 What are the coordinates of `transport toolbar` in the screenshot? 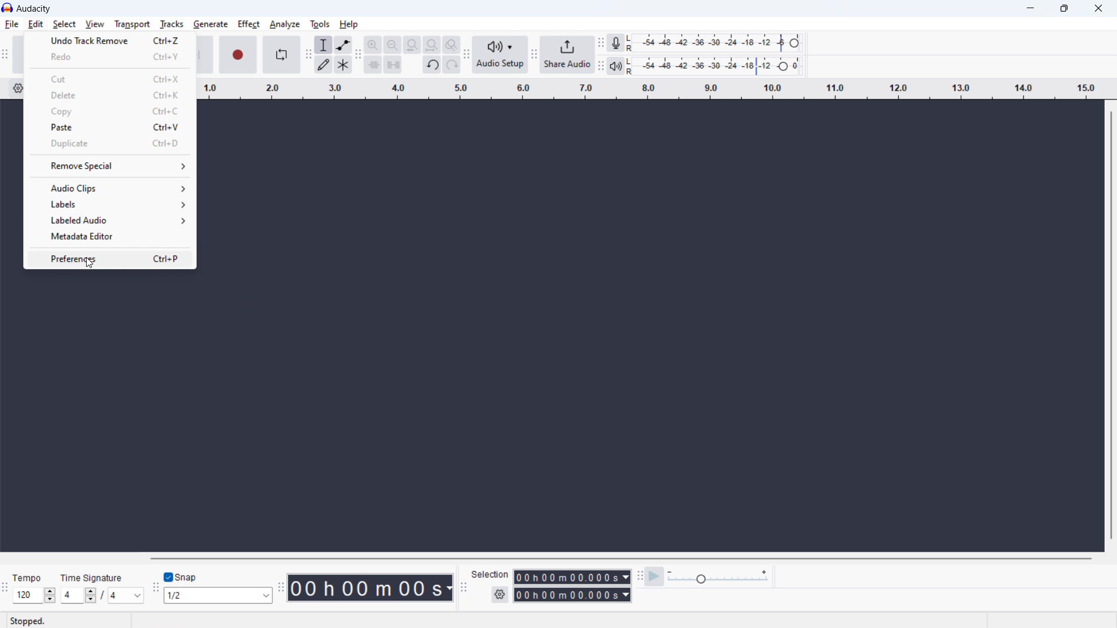 It's located at (5, 56).